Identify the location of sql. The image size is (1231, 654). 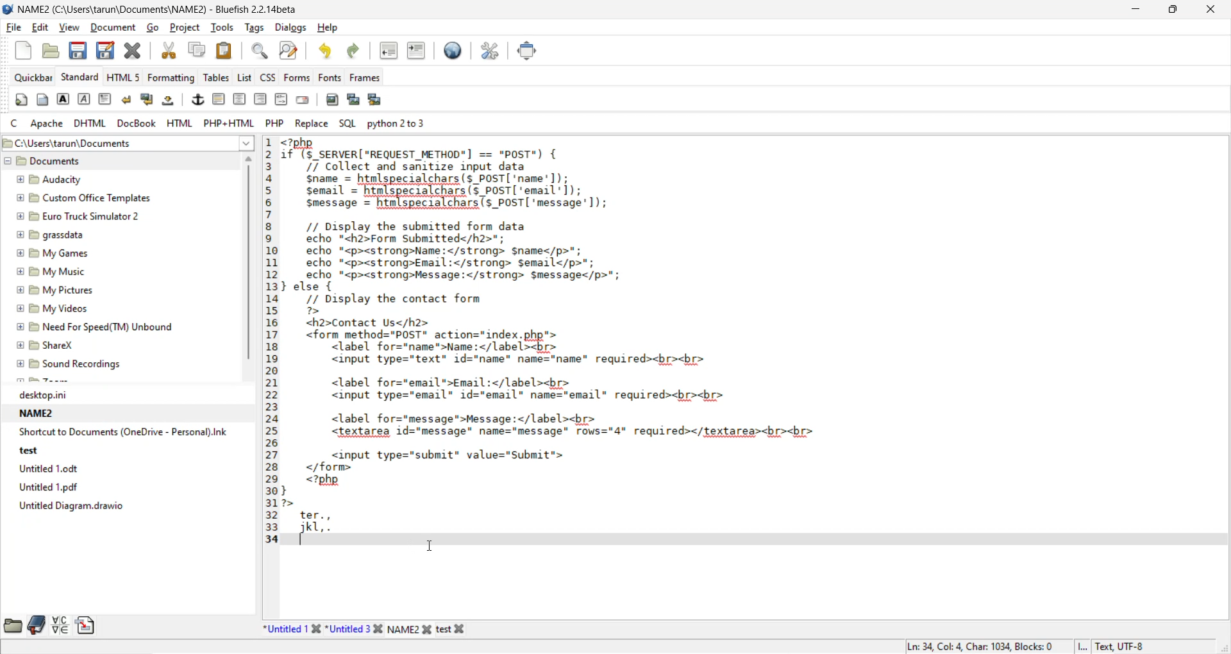
(347, 121).